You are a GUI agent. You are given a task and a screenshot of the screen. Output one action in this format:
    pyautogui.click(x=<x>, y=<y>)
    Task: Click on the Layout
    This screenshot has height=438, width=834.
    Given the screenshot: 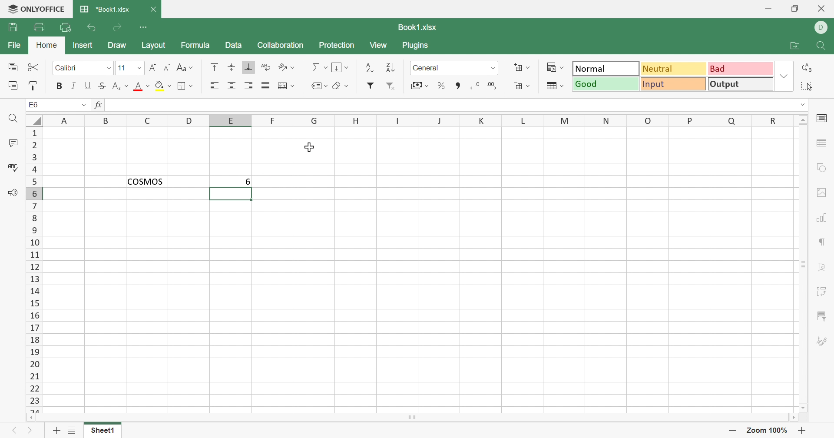 What is the action you would take?
    pyautogui.click(x=154, y=45)
    